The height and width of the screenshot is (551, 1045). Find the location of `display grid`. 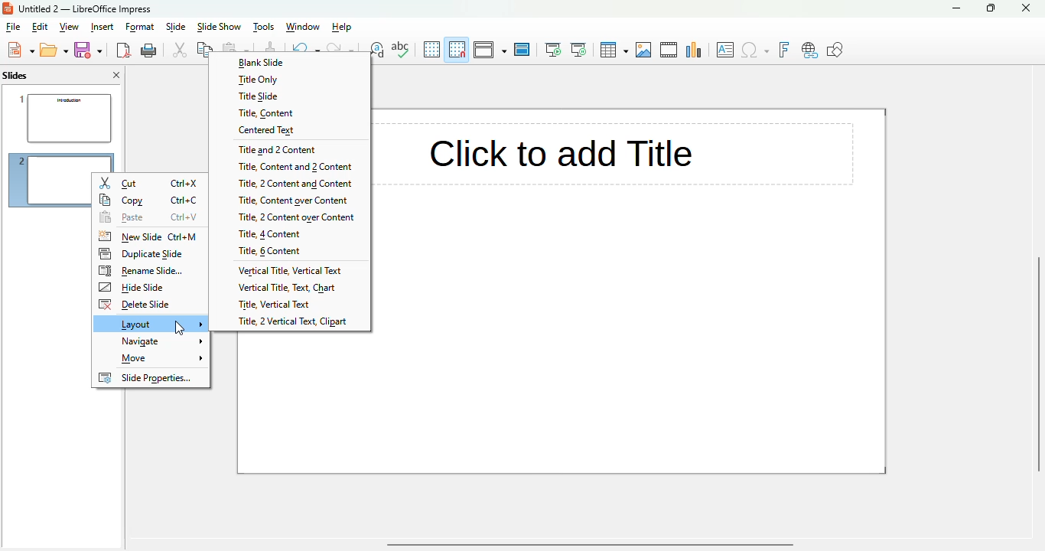

display grid is located at coordinates (431, 49).